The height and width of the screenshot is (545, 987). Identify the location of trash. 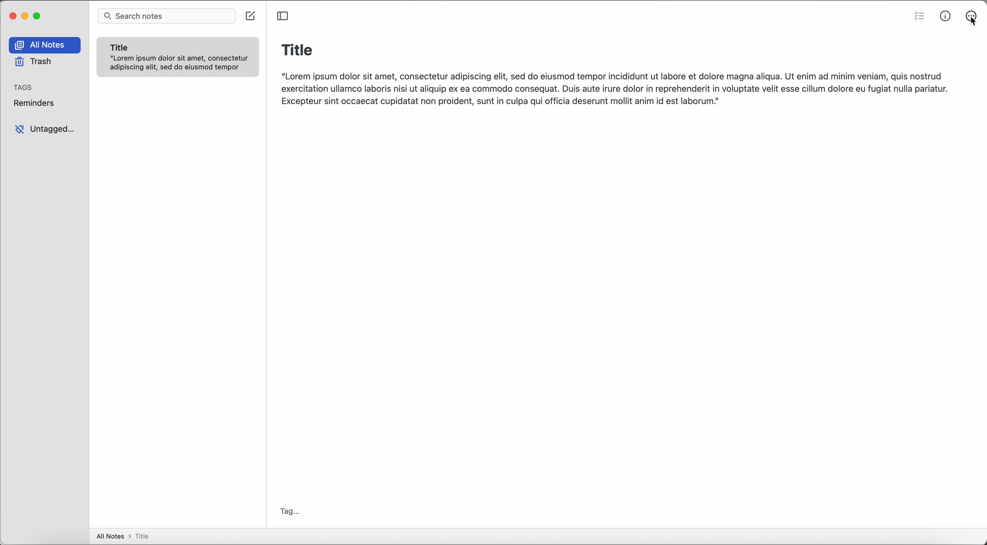
(33, 62).